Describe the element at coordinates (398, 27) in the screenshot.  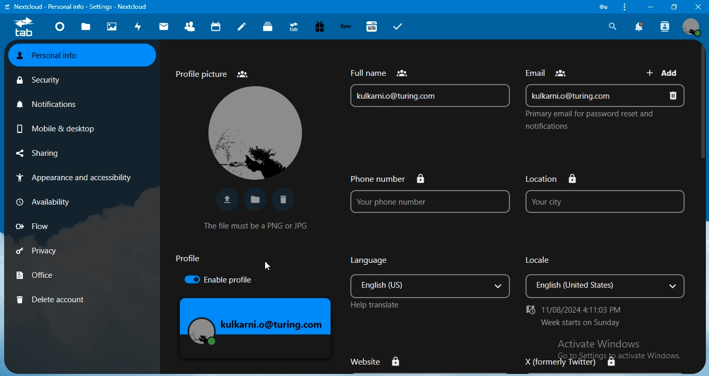
I see `tasks` at that location.